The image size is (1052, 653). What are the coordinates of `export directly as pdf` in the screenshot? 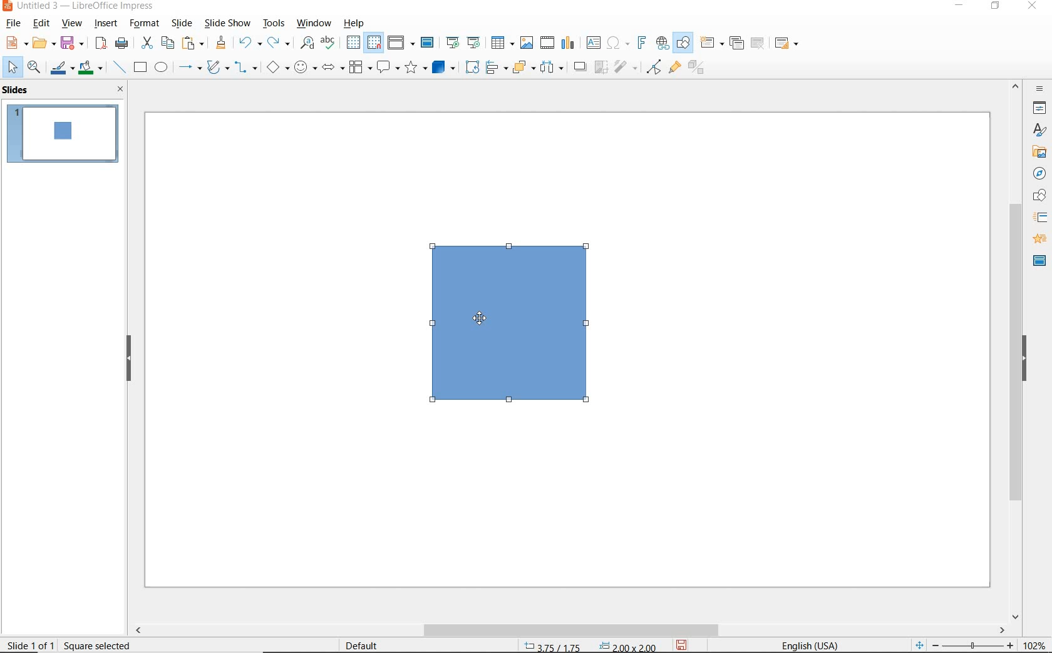 It's located at (101, 44).